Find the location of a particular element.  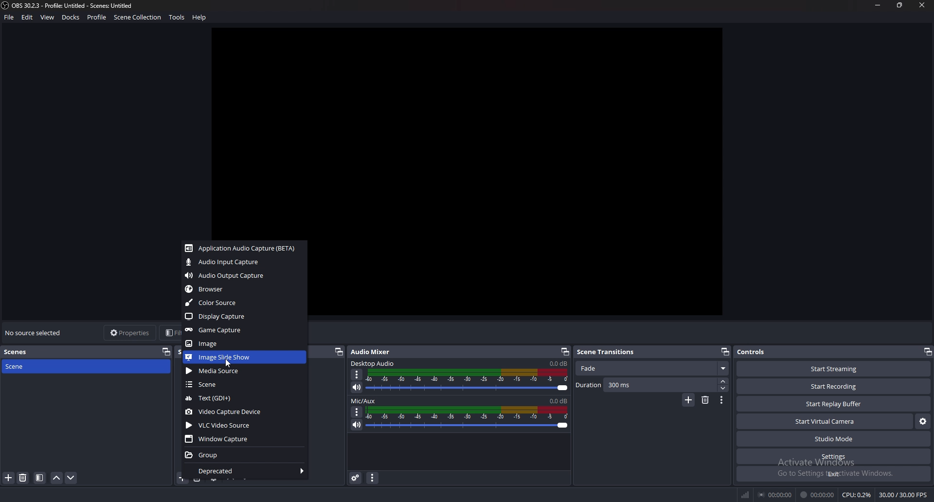

color source is located at coordinates (244, 303).